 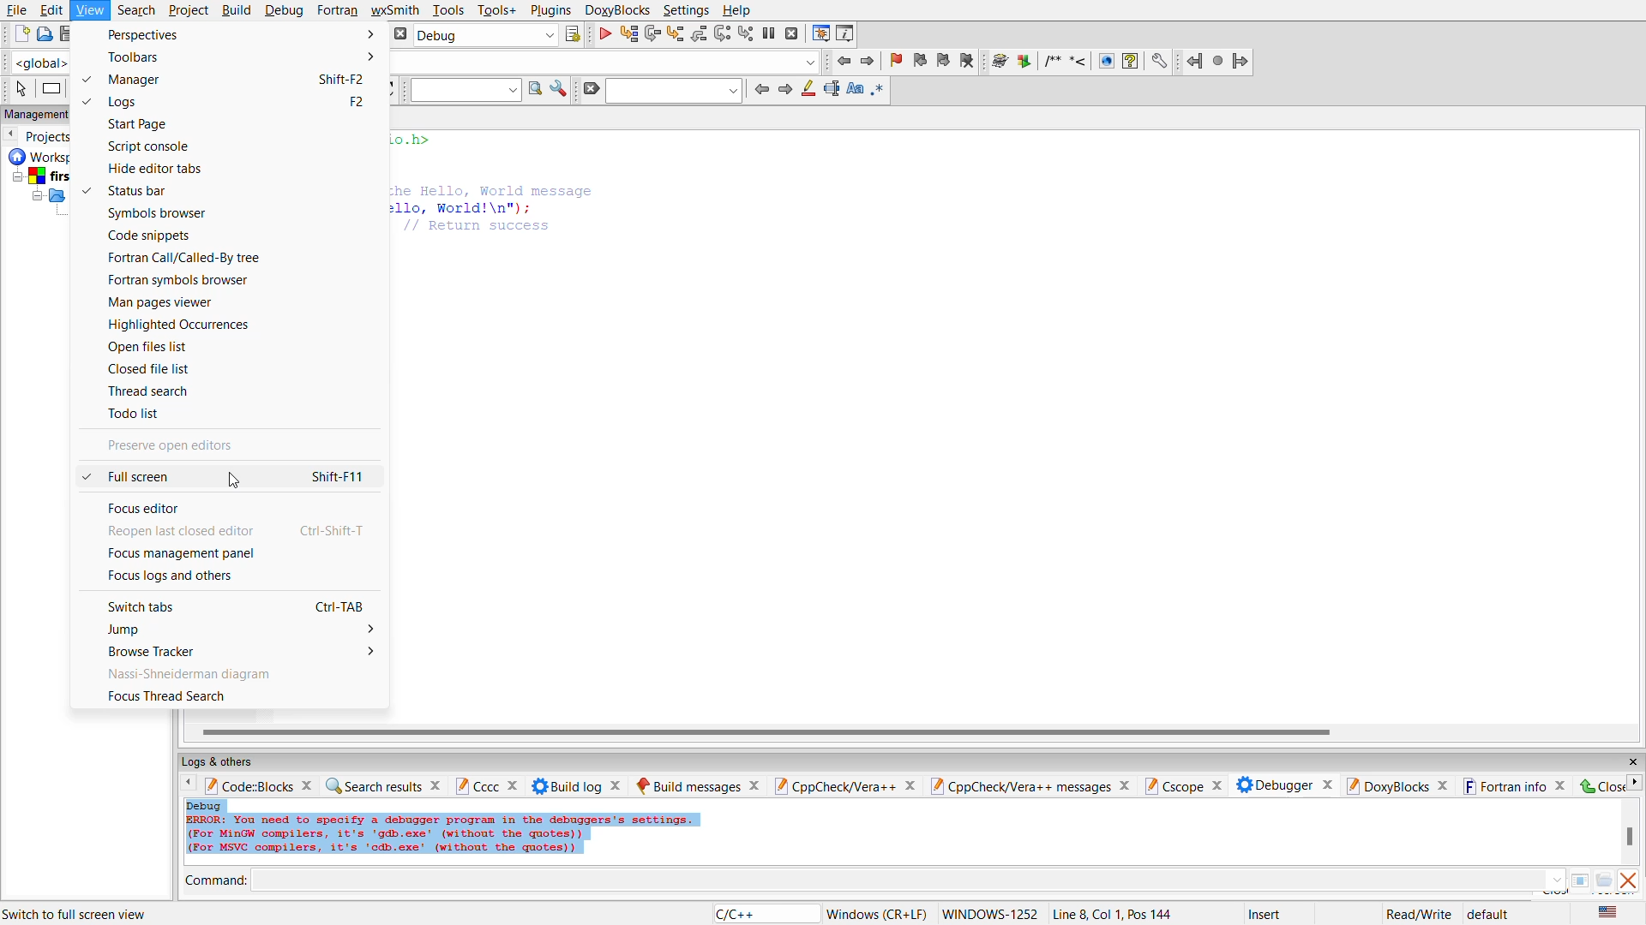 I want to click on search, so click(x=674, y=90).